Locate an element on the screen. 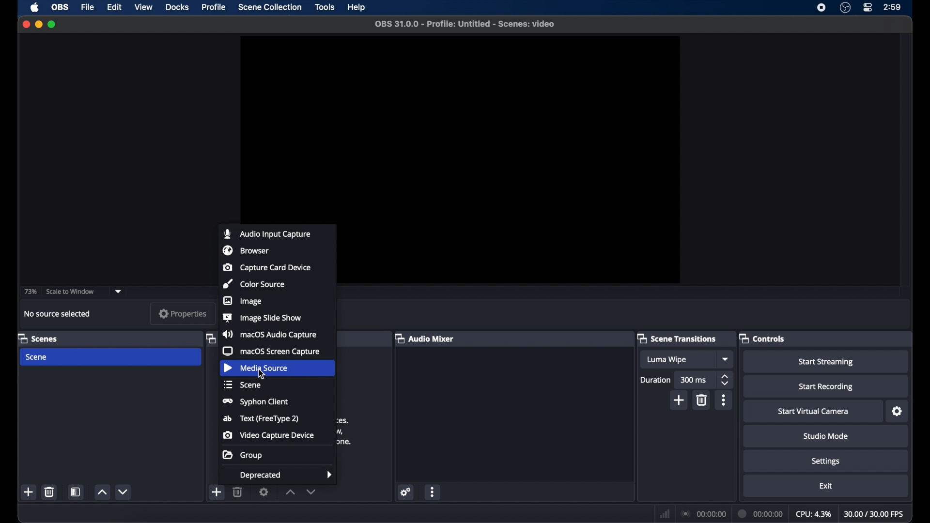 The image size is (930, 523). scenes is located at coordinates (38, 338).